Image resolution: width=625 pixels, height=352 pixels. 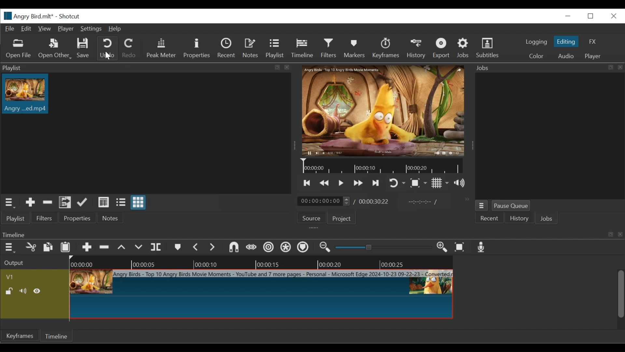 I want to click on Zoom timeline out, so click(x=325, y=248).